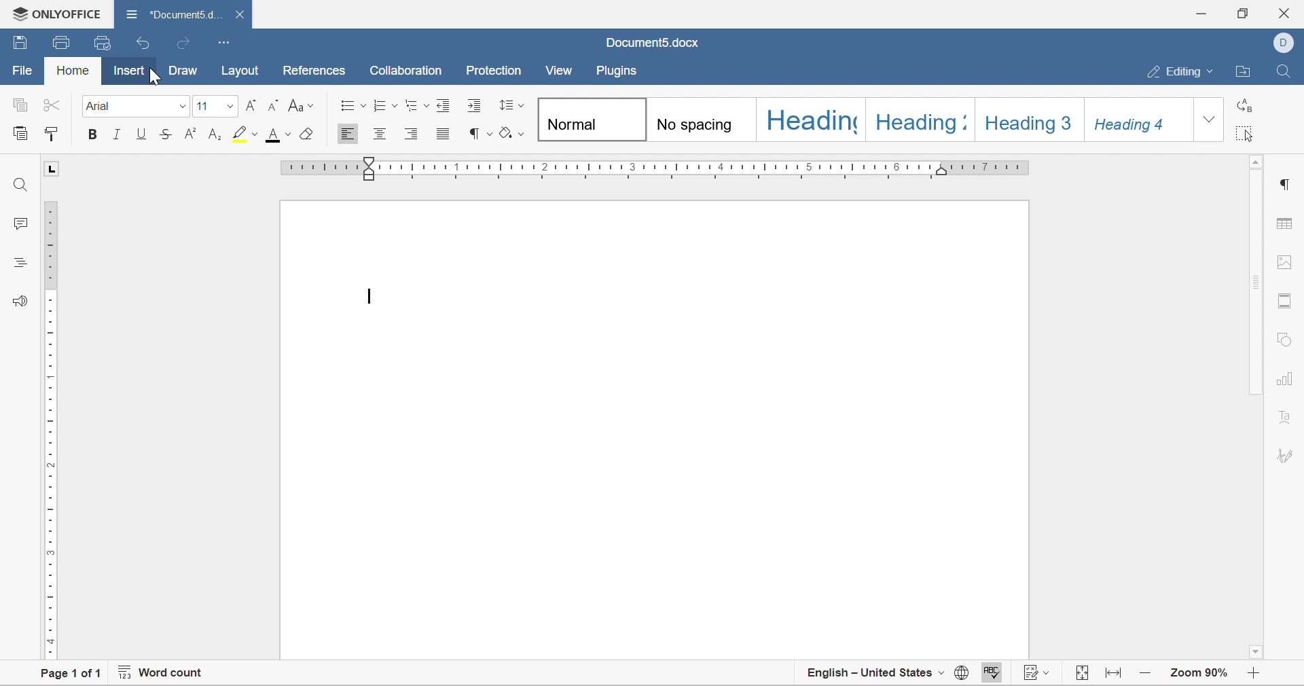 This screenshot has width=1304, height=686. I want to click on zoom in, so click(1253, 674).